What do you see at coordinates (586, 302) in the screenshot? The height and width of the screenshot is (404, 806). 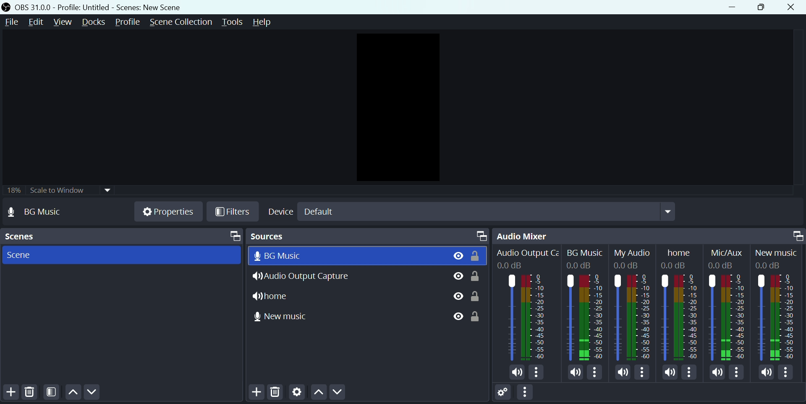 I see `BG Music` at bounding box center [586, 302].